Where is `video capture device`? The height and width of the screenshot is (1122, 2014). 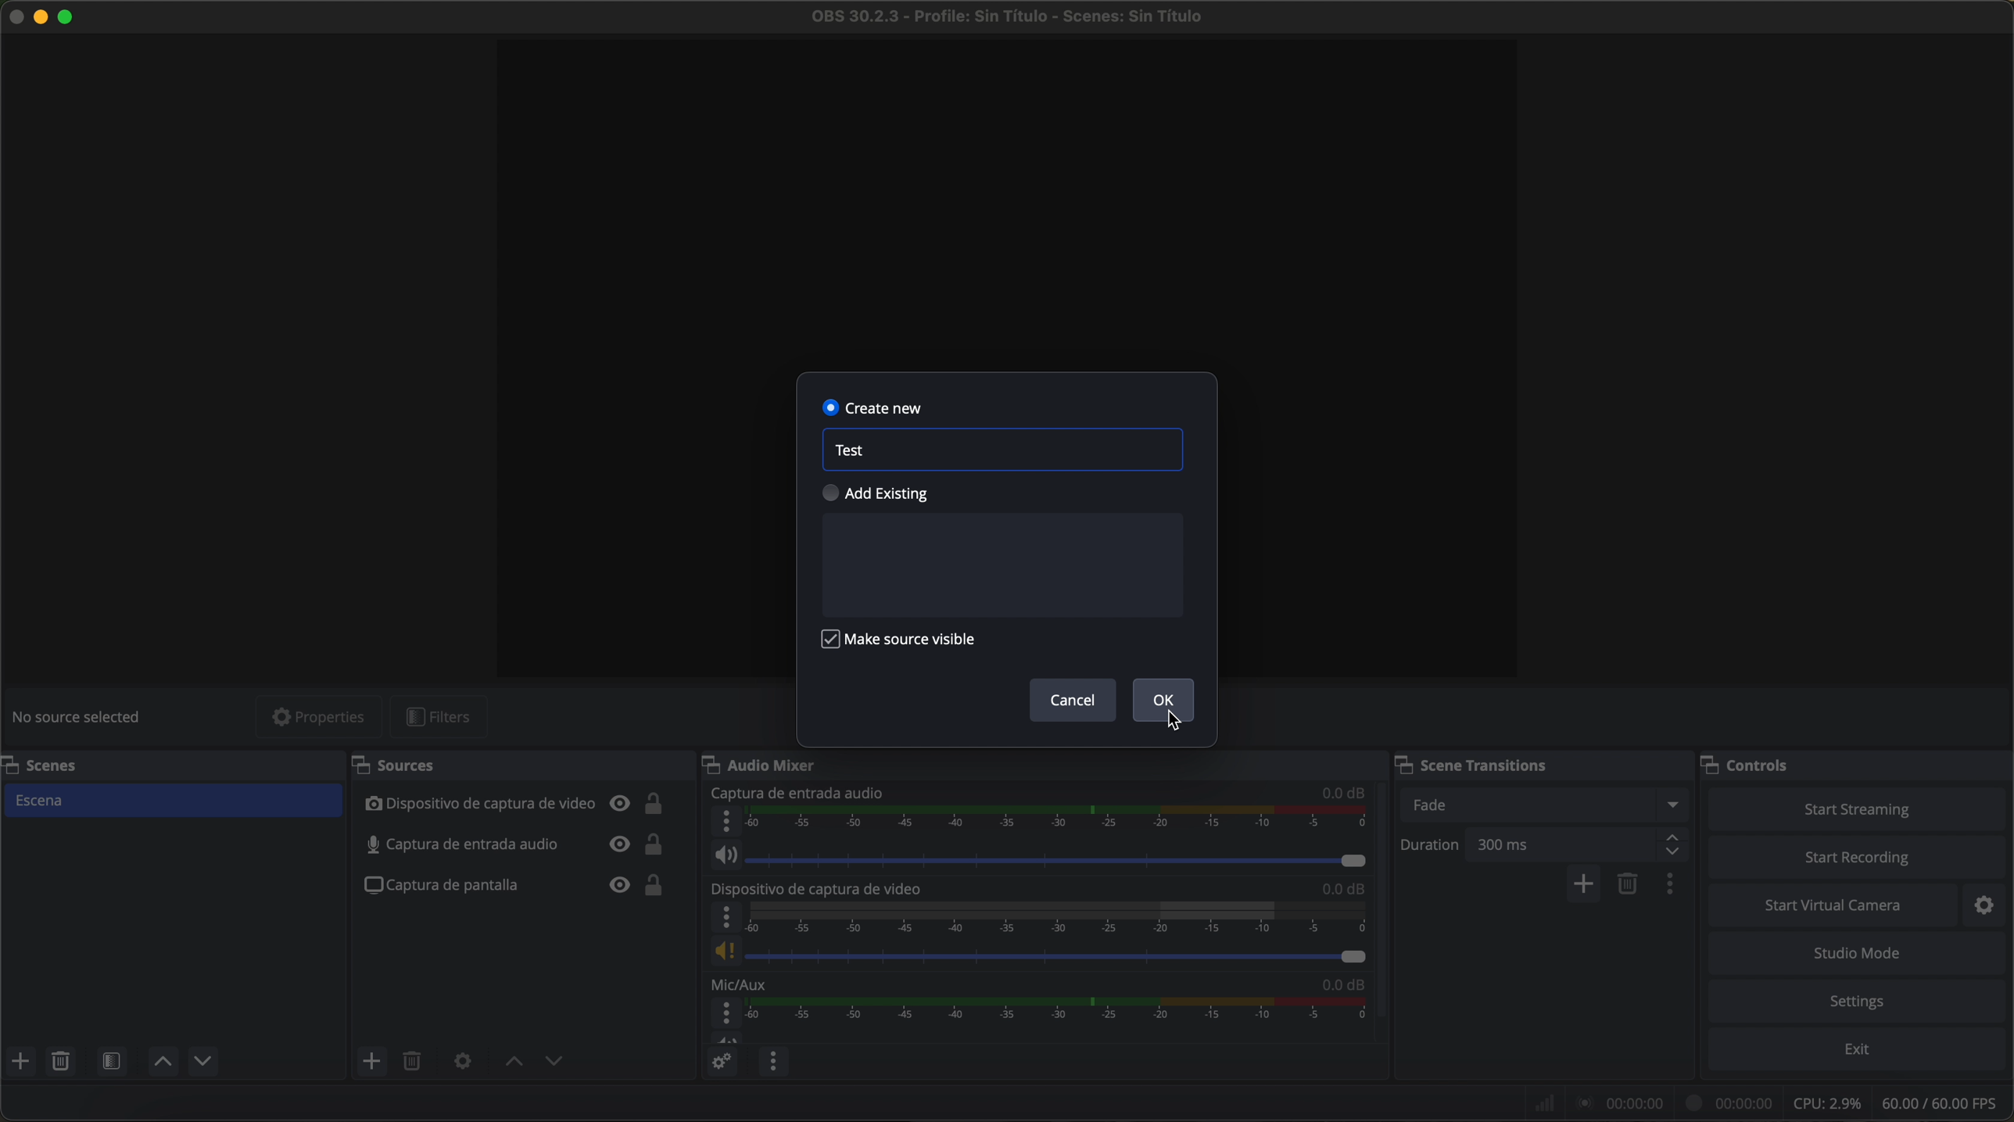 video capture device is located at coordinates (514, 806).